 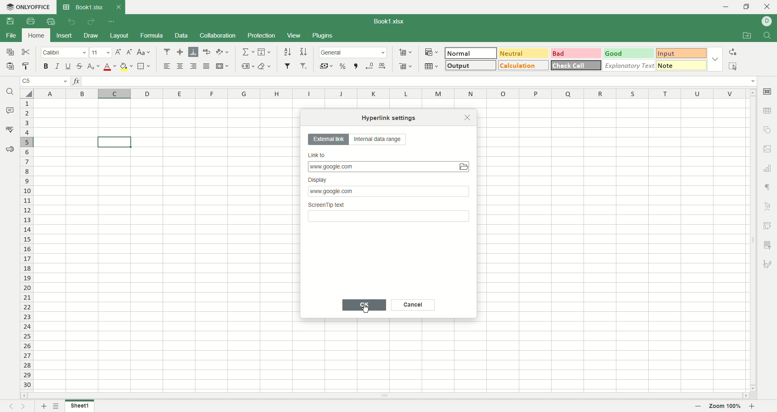 What do you see at coordinates (681, 65) in the screenshot?
I see `note` at bounding box center [681, 65].